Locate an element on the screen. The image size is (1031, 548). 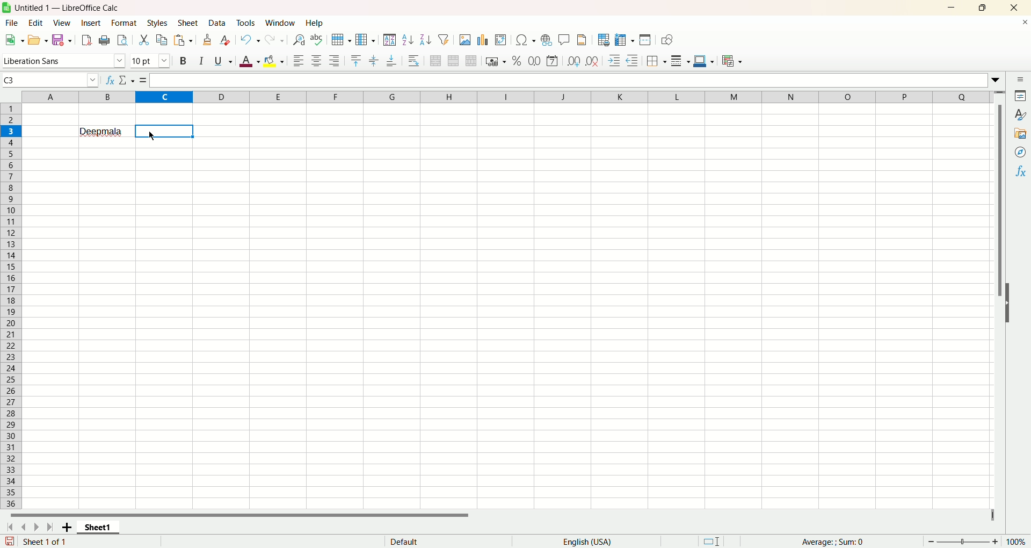
Row is located at coordinates (342, 40).